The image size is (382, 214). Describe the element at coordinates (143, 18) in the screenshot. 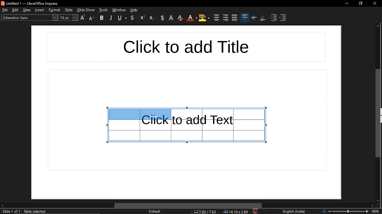

I see `superscript` at that location.